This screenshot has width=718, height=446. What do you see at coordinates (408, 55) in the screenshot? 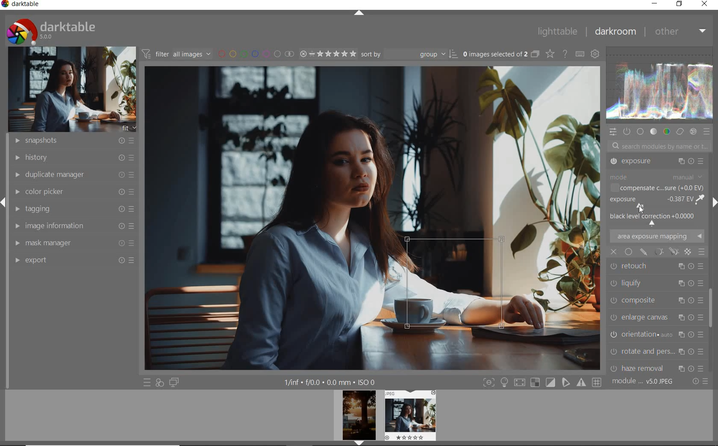
I see `SORT` at bounding box center [408, 55].